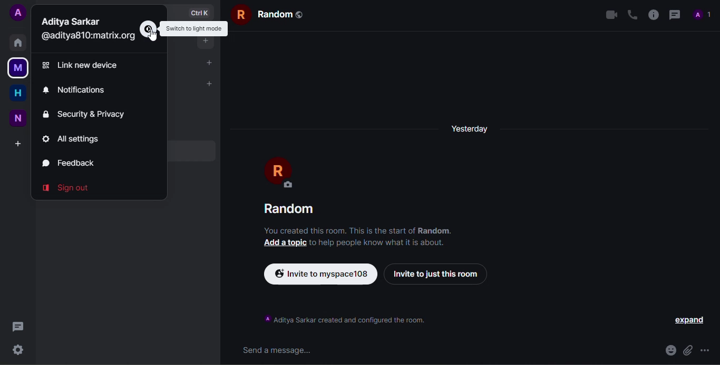 This screenshot has width=720, height=365. I want to click on voice call, so click(630, 14).